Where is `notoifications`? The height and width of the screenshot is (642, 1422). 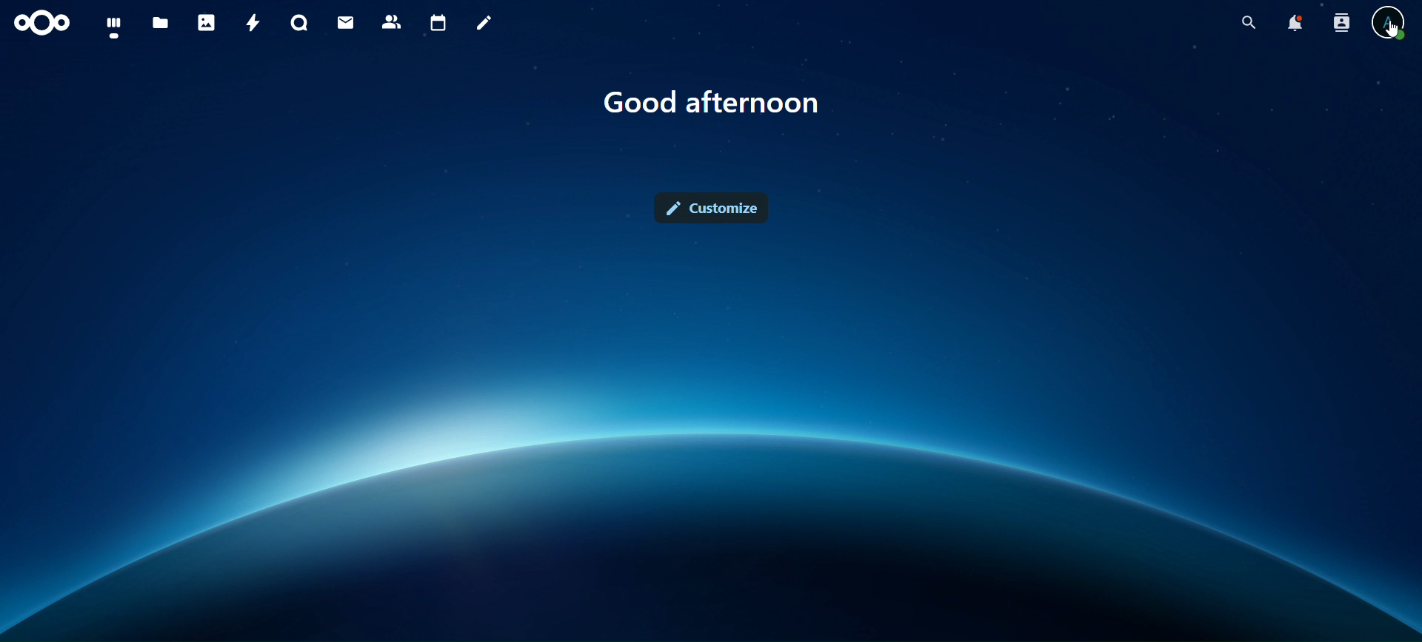 notoifications is located at coordinates (1296, 24).